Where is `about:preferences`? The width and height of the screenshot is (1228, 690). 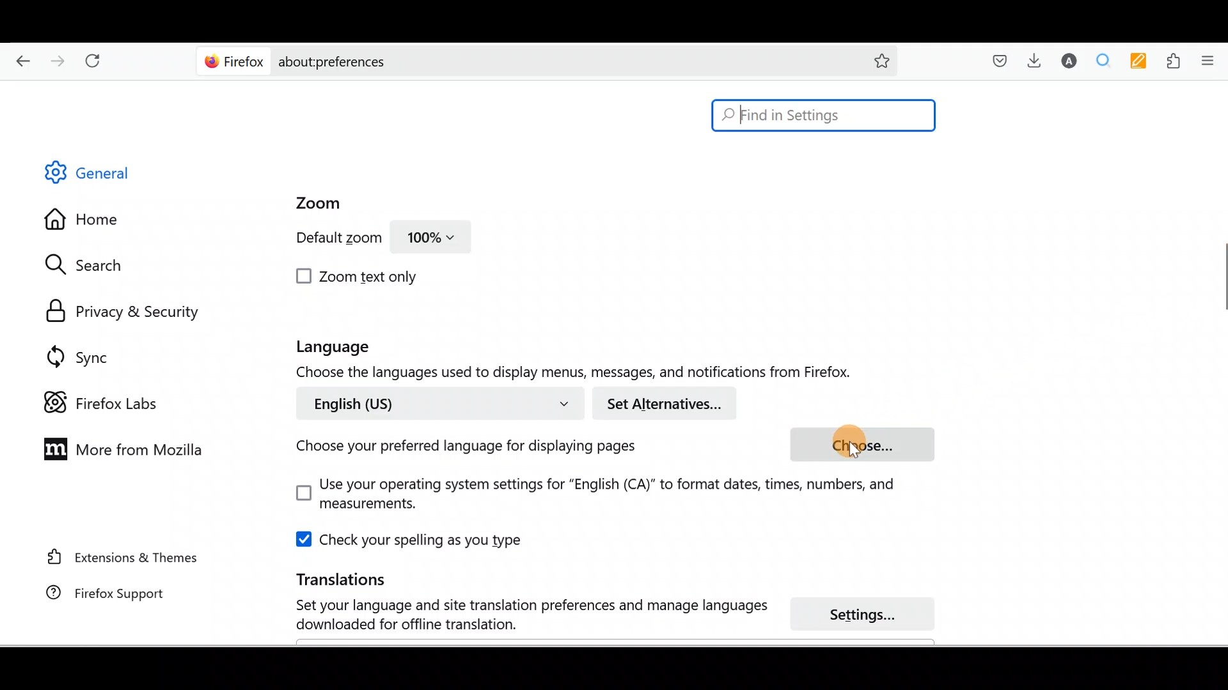 about:preferences is located at coordinates (510, 60).